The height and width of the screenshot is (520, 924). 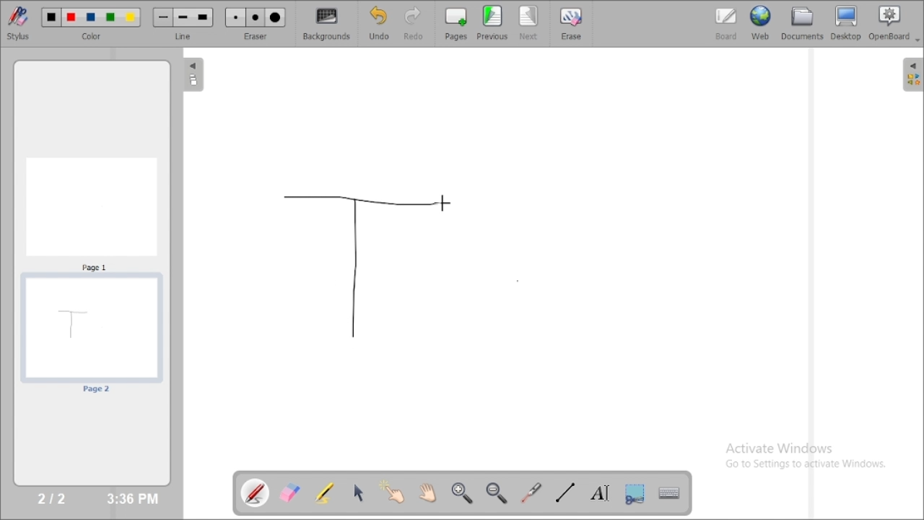 I want to click on Small eraser, so click(x=235, y=18).